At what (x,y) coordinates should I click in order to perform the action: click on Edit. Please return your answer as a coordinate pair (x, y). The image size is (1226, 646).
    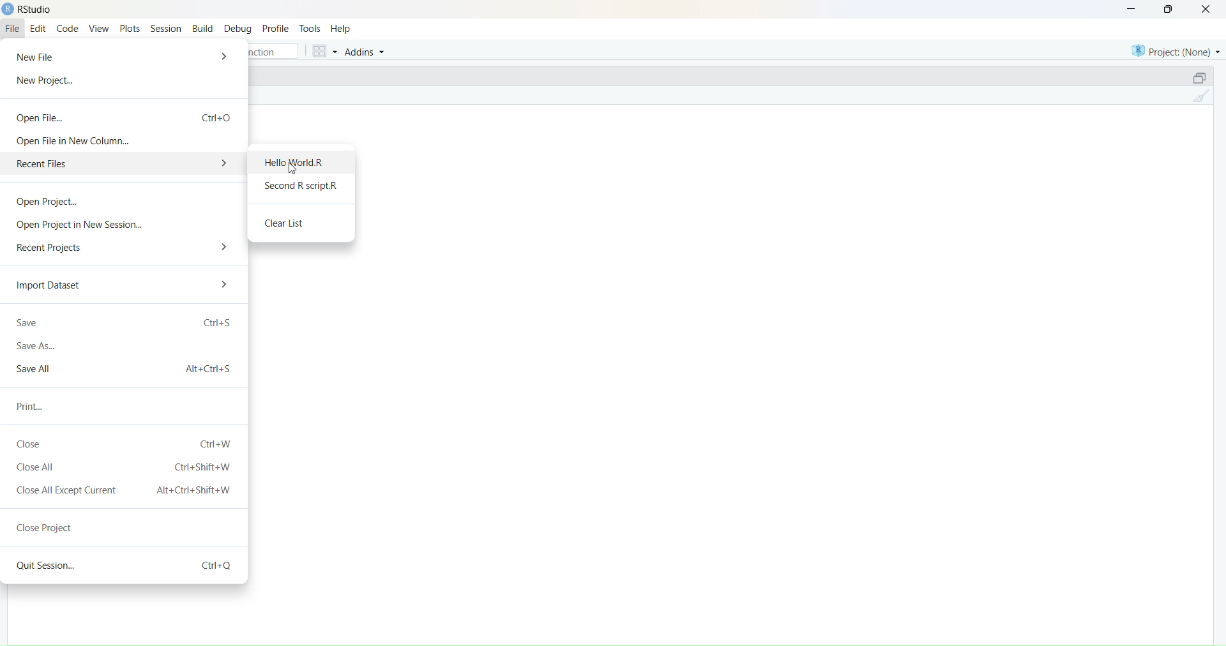
    Looking at the image, I should click on (38, 29).